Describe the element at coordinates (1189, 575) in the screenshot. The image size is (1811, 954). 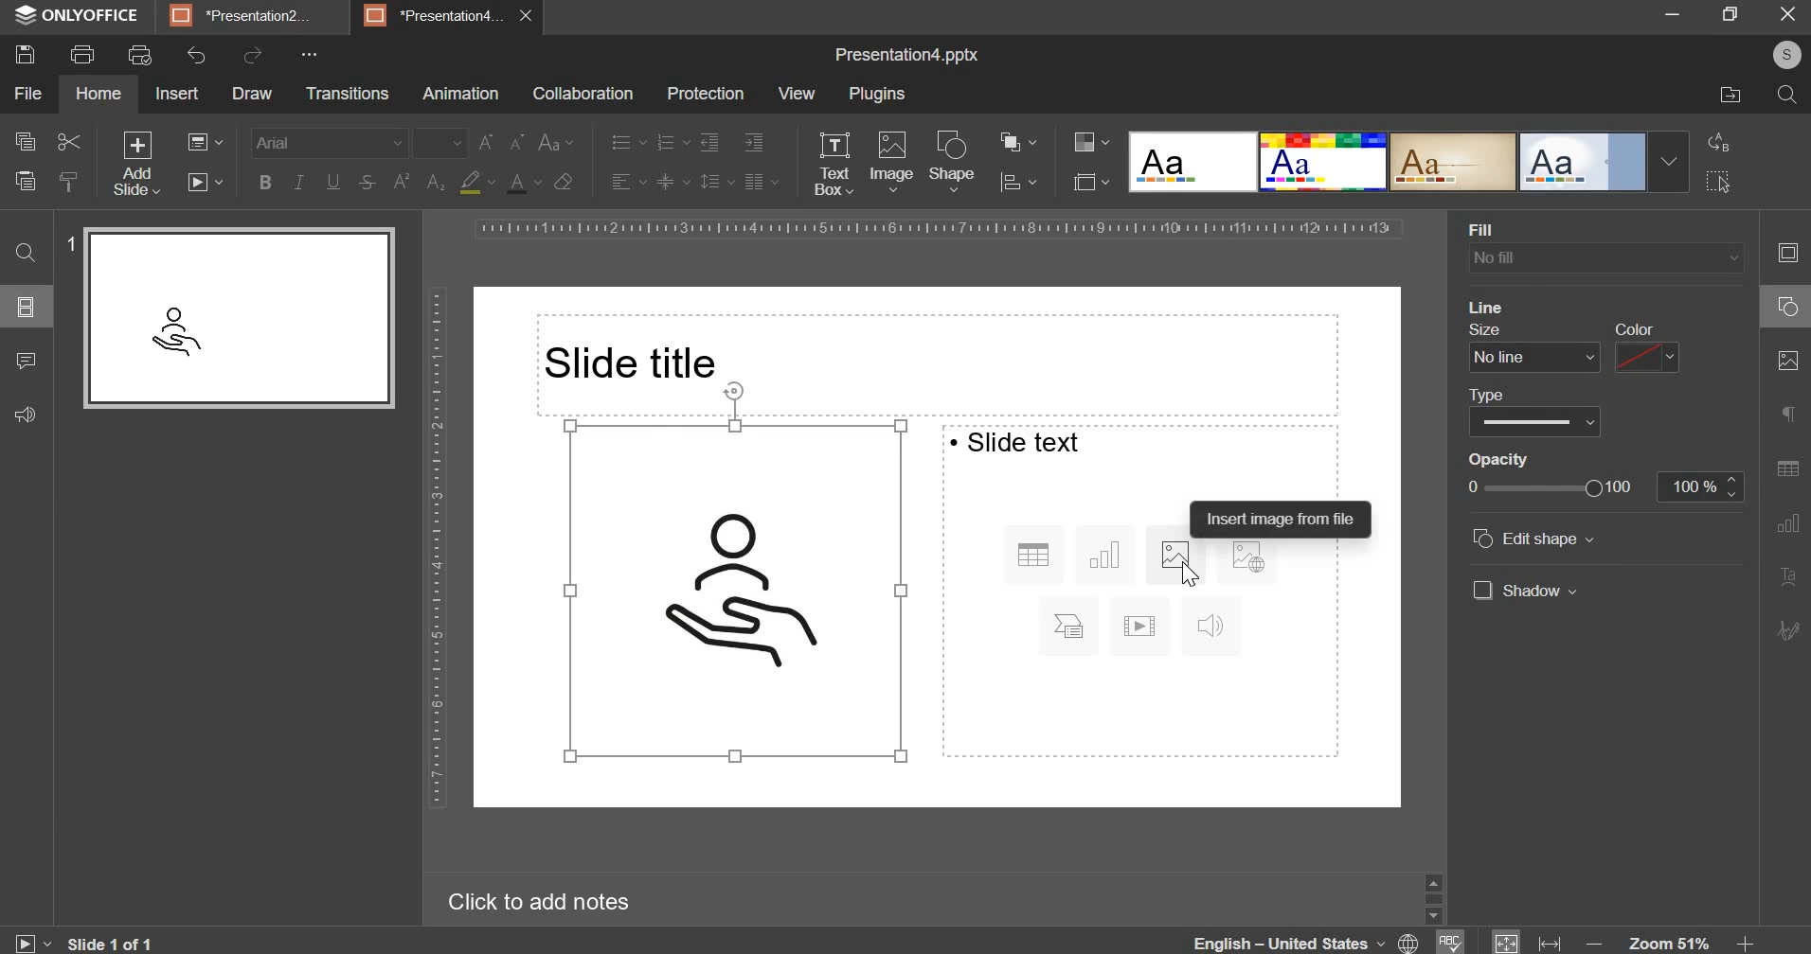
I see `cursor` at that location.